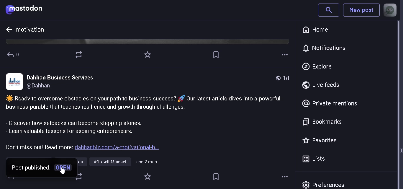  Describe the element at coordinates (285, 176) in the screenshot. I see `More` at that location.